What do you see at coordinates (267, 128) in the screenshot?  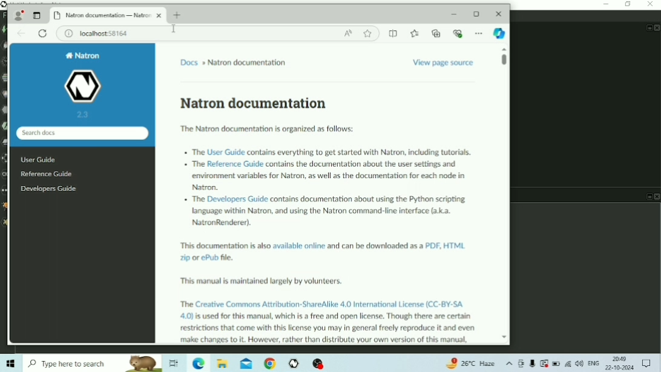 I see `The Natron documentation is organized as follows:` at bounding box center [267, 128].